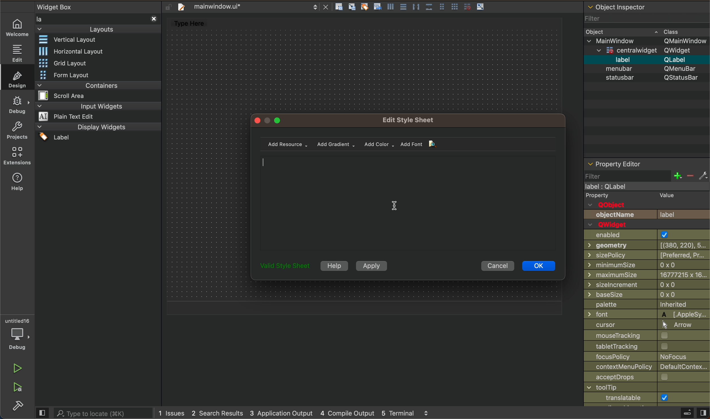 The image size is (710, 419). Describe the element at coordinates (347, 413) in the screenshot. I see `compile output` at that location.